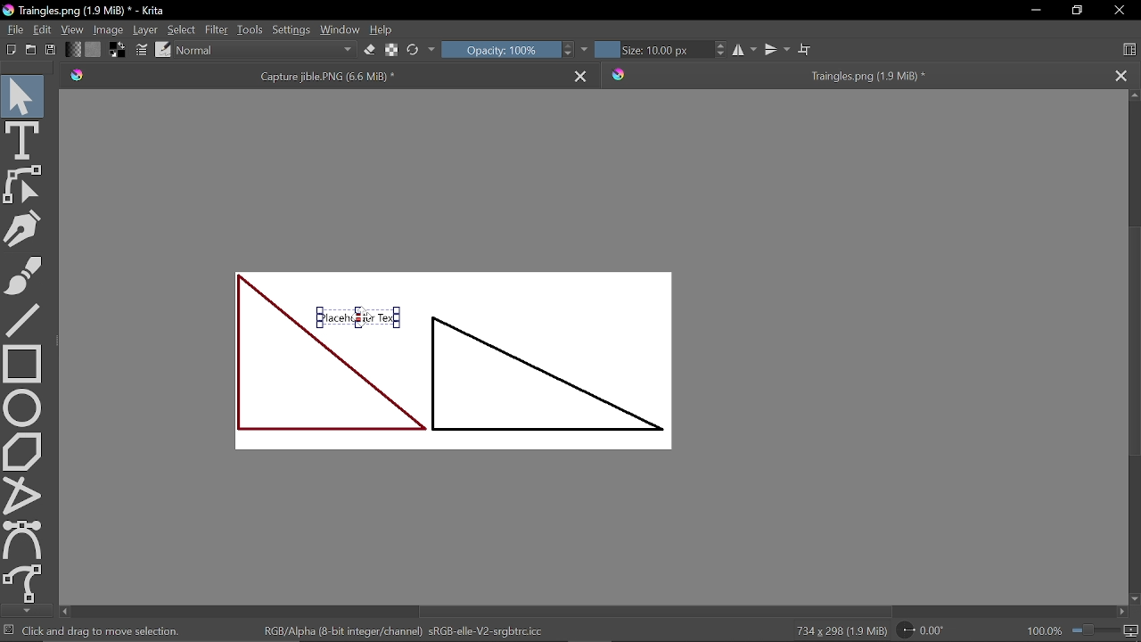 The width and height of the screenshot is (1141, 642). I want to click on Select, so click(181, 29).